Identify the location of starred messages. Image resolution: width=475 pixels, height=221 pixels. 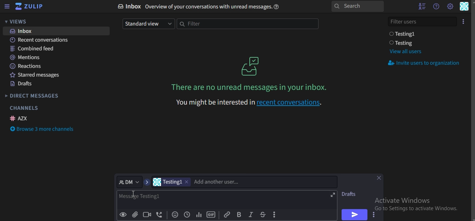
(38, 76).